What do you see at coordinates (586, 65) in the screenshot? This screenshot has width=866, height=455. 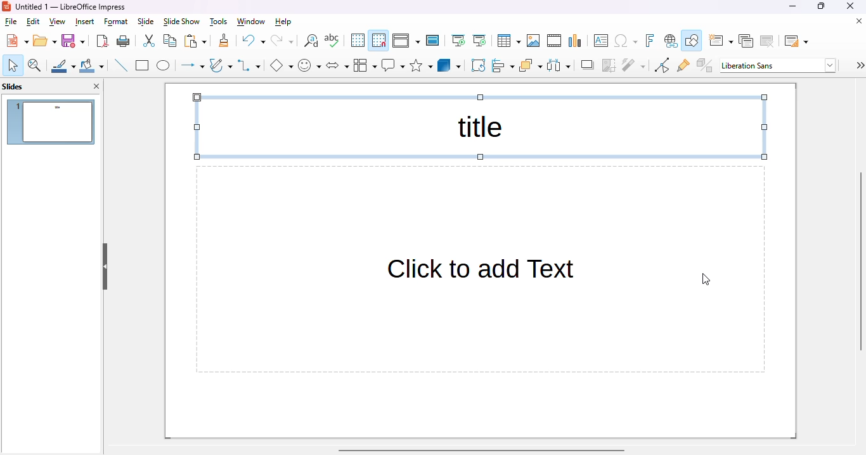 I see `shadow` at bounding box center [586, 65].